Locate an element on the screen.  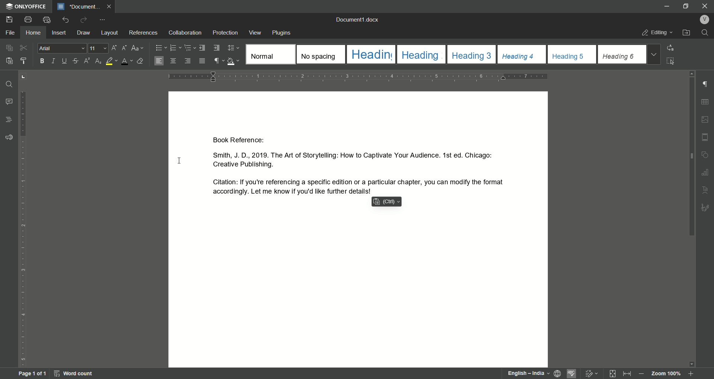
superscript is located at coordinates (86, 61).